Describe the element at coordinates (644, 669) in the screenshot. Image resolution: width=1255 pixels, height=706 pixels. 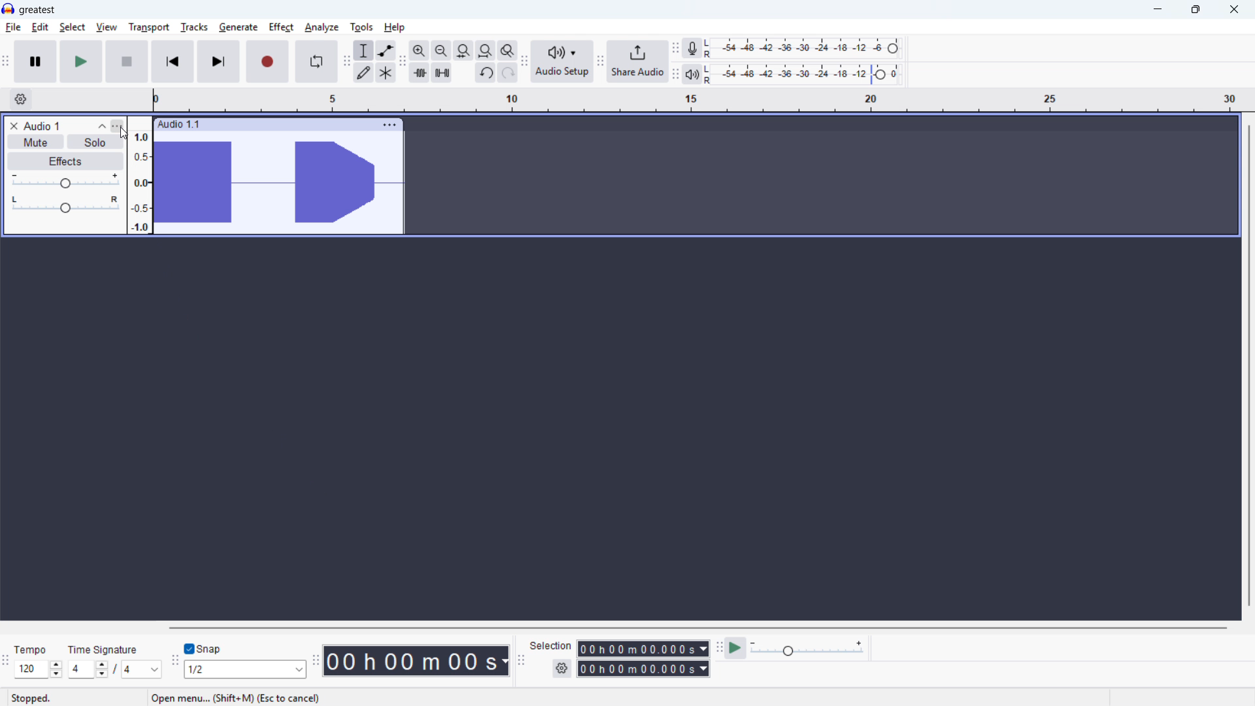
I see `selection end time` at that location.